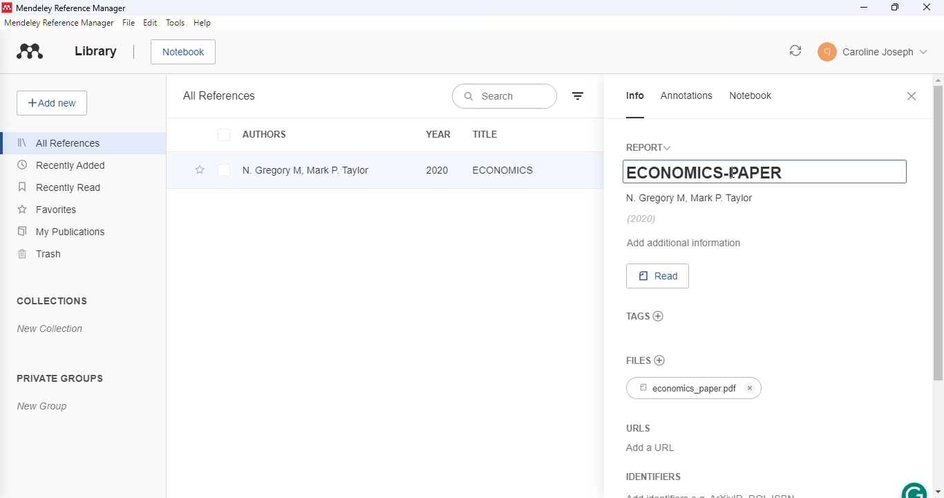  I want to click on tags, so click(636, 315).